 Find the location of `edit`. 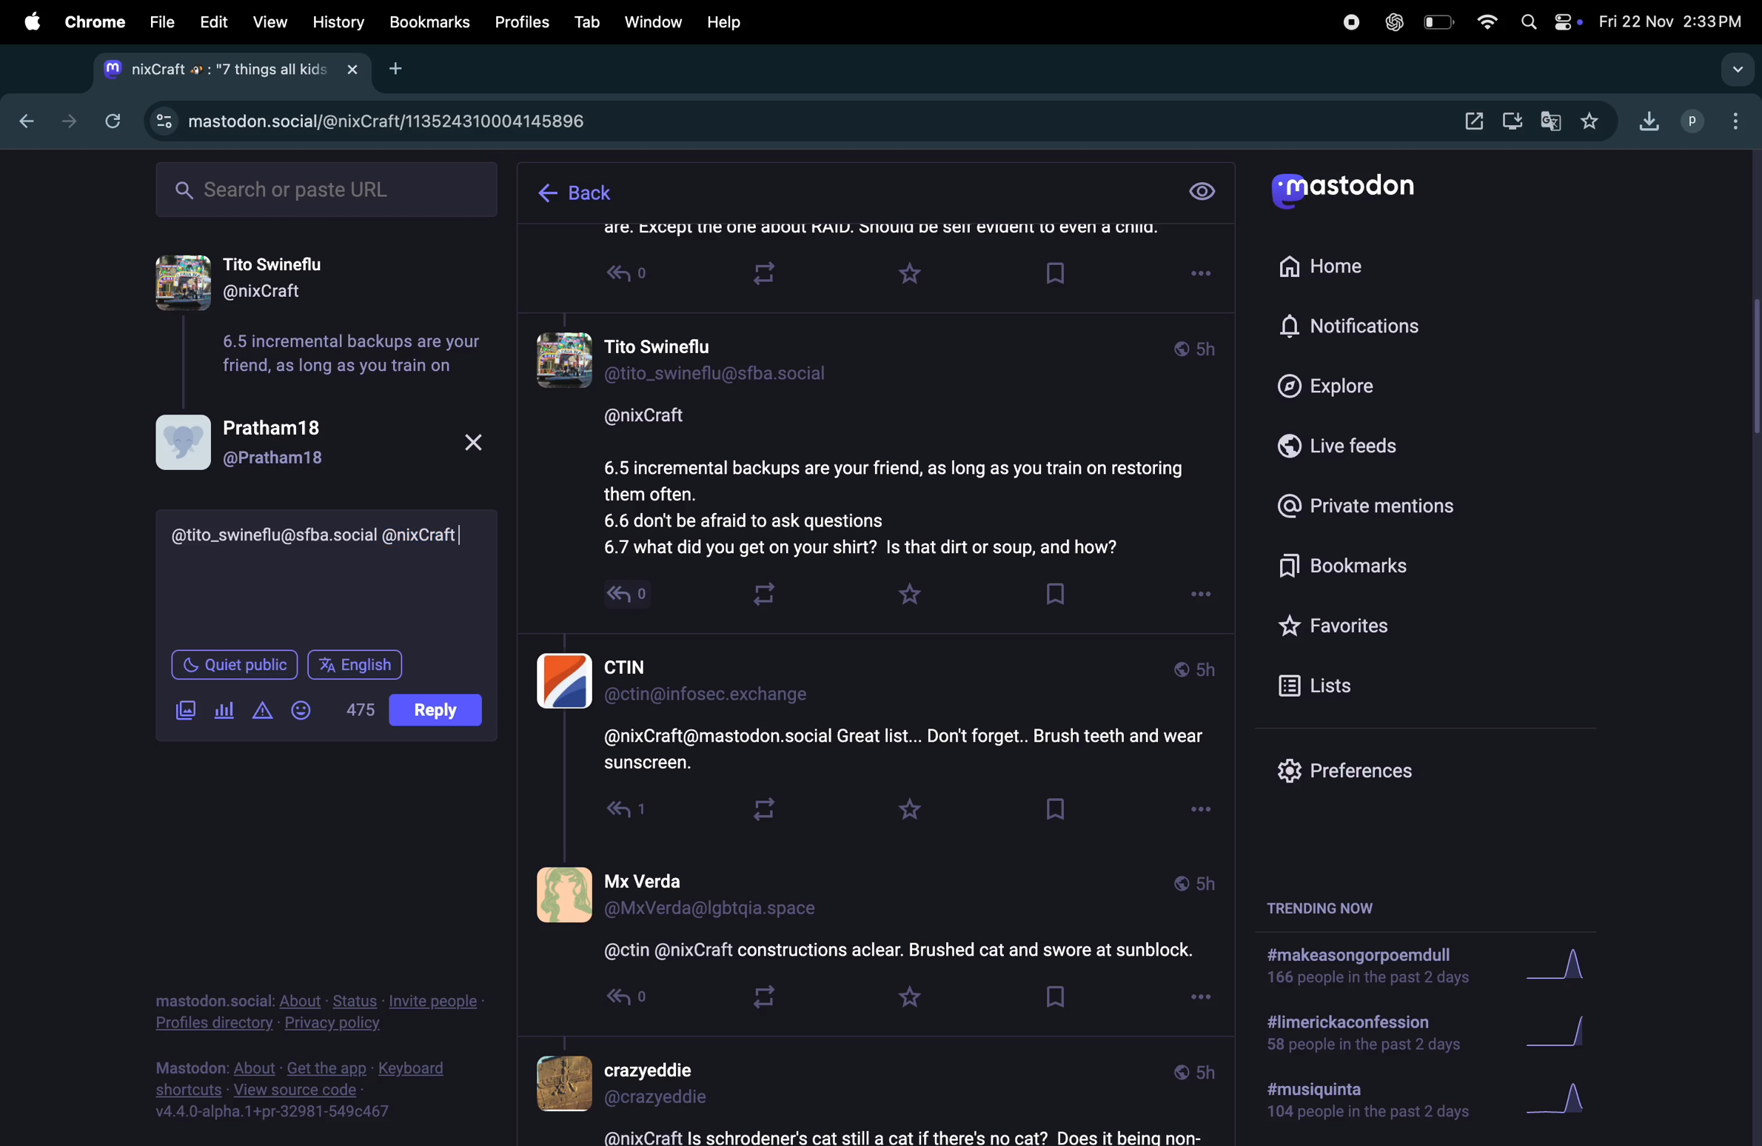

edit is located at coordinates (213, 21).